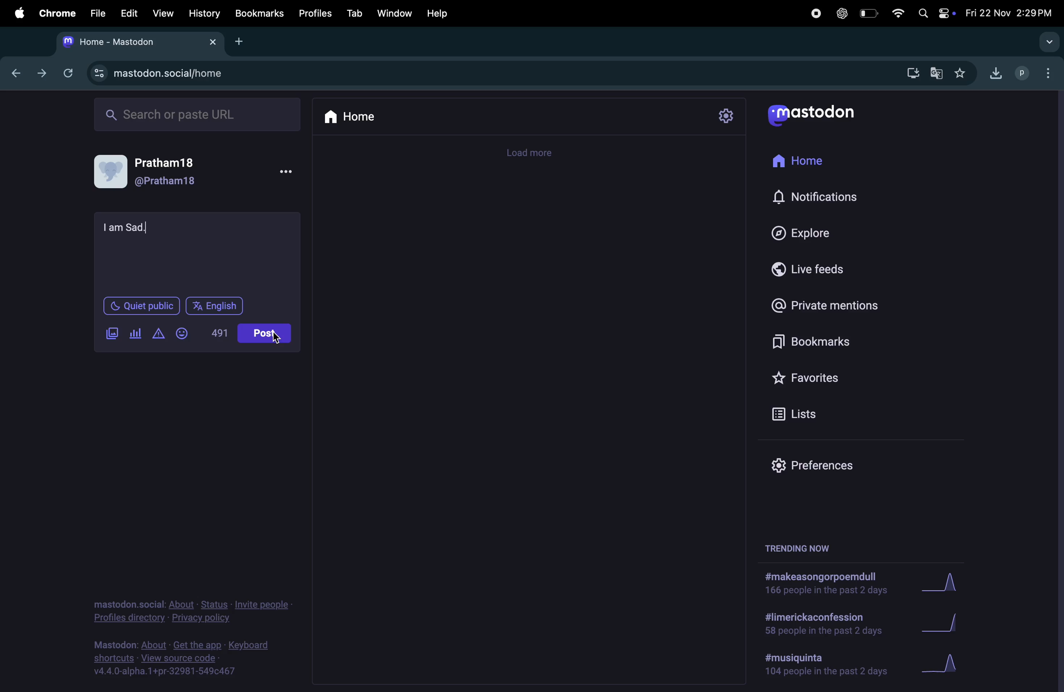 The image size is (1064, 692). I want to click on date and time, so click(1012, 13).